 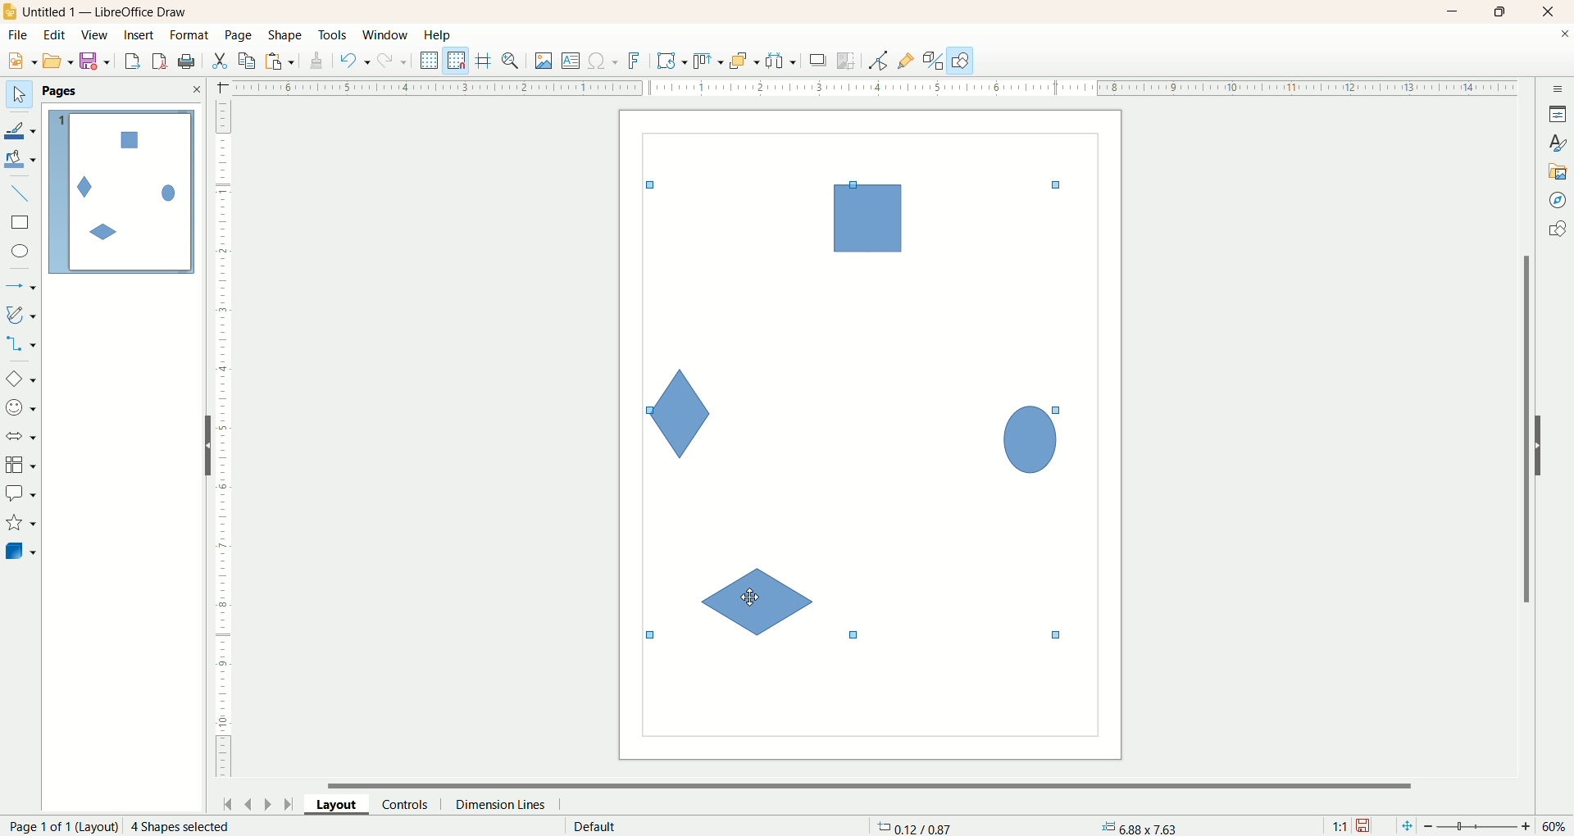 What do you see at coordinates (55, 36) in the screenshot?
I see `edit` at bounding box center [55, 36].